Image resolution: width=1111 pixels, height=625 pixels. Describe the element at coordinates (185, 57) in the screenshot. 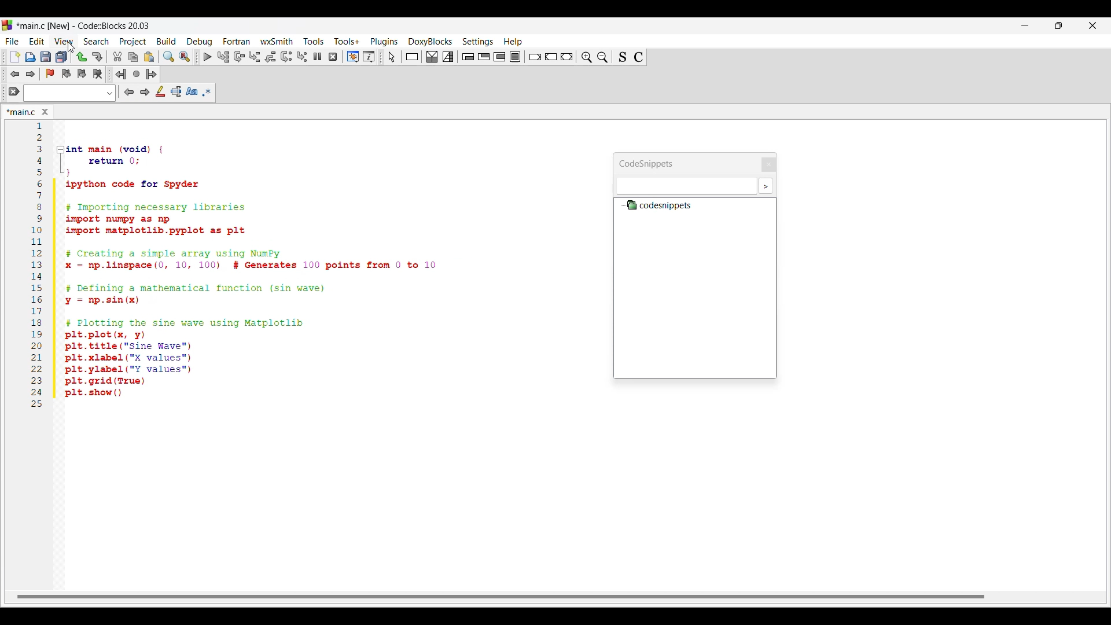

I see `Replace` at that location.